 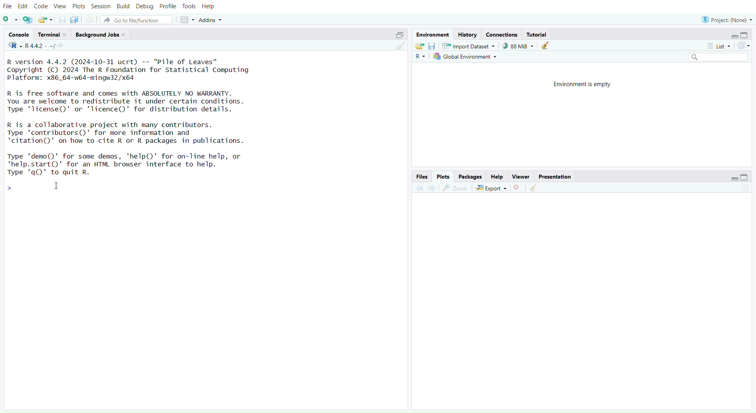 What do you see at coordinates (533, 188) in the screenshot?
I see `clear all plot` at bounding box center [533, 188].